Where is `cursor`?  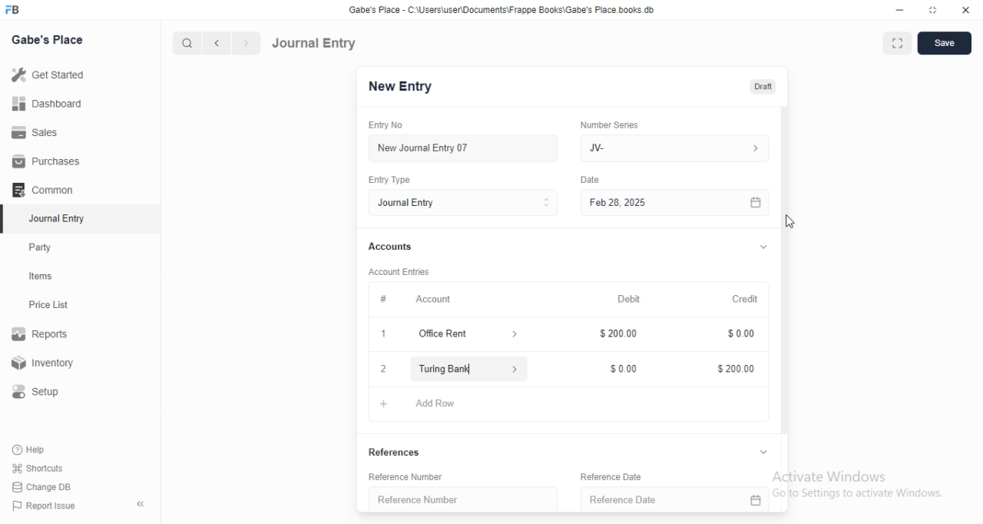
cursor is located at coordinates (796, 221).